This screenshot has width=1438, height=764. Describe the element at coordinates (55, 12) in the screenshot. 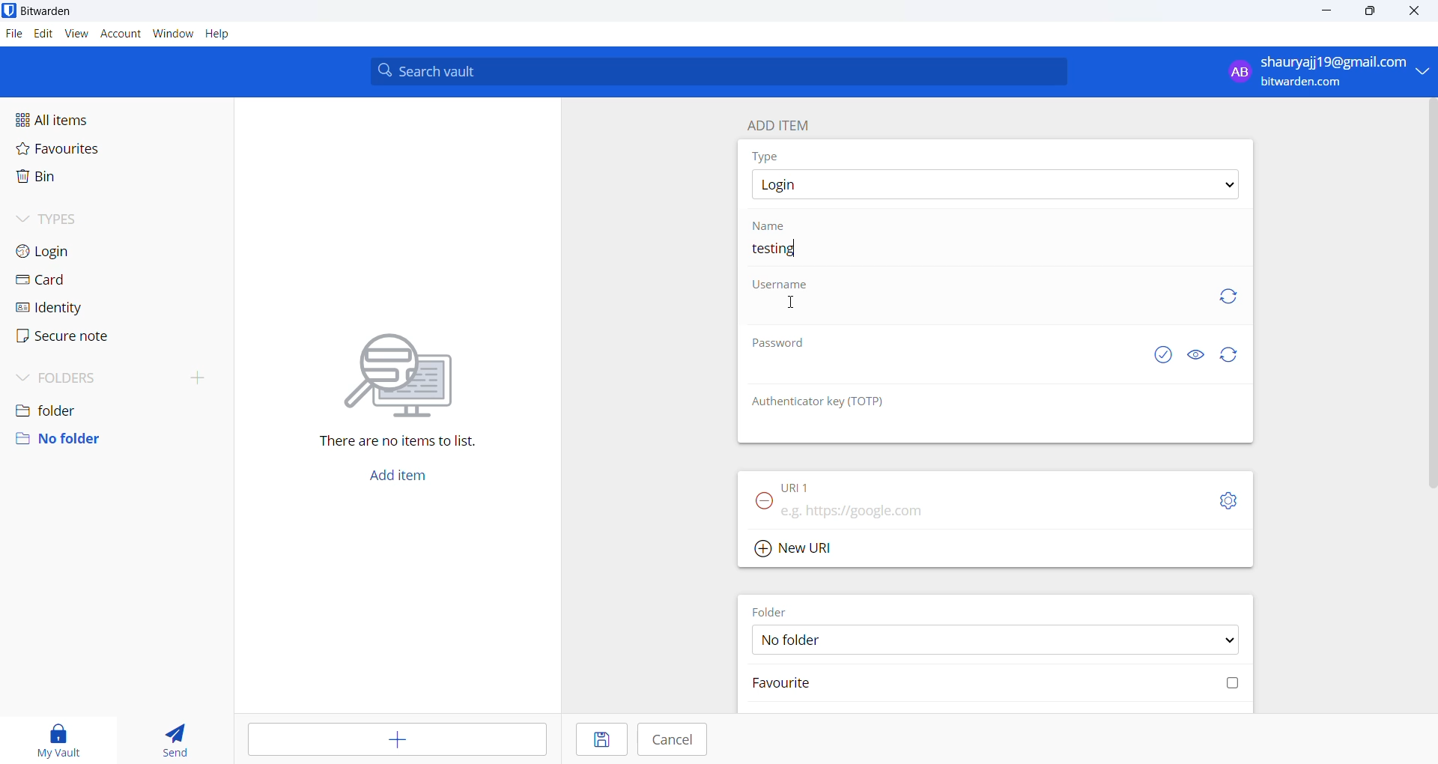

I see `application name and logo` at that location.